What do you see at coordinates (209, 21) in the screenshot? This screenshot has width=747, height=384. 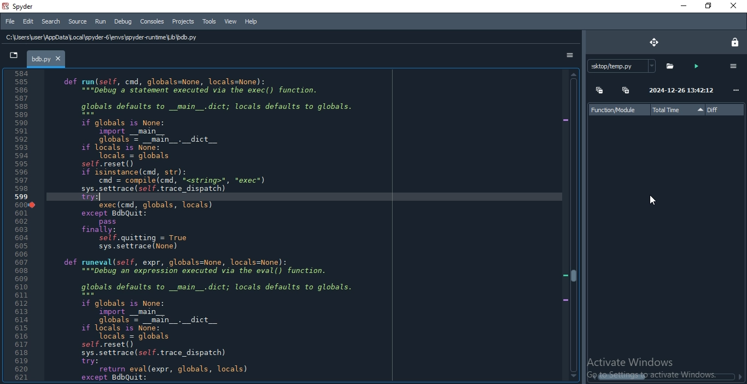 I see `Tools` at bounding box center [209, 21].